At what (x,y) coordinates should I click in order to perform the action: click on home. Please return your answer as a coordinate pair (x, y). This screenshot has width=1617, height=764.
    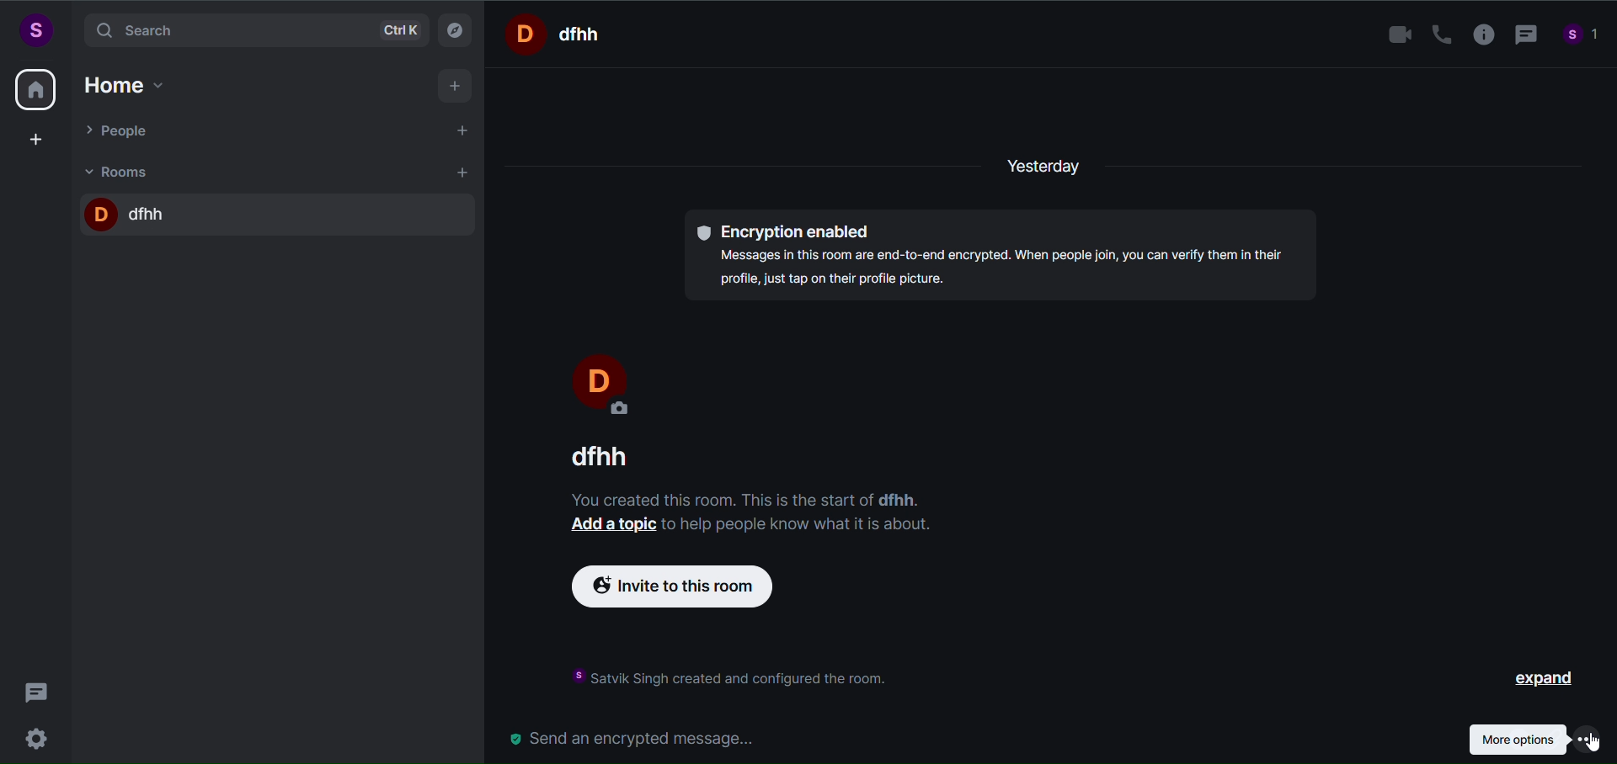
    Looking at the image, I should click on (35, 89).